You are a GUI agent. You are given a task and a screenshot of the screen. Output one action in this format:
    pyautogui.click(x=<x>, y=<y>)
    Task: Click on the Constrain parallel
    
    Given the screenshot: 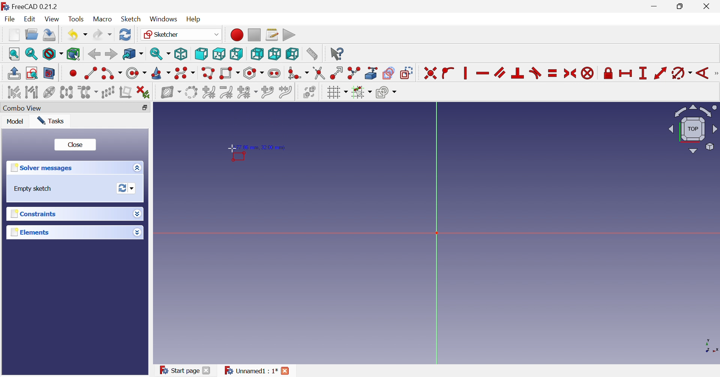 What is the action you would take?
    pyautogui.click(x=499, y=72)
    